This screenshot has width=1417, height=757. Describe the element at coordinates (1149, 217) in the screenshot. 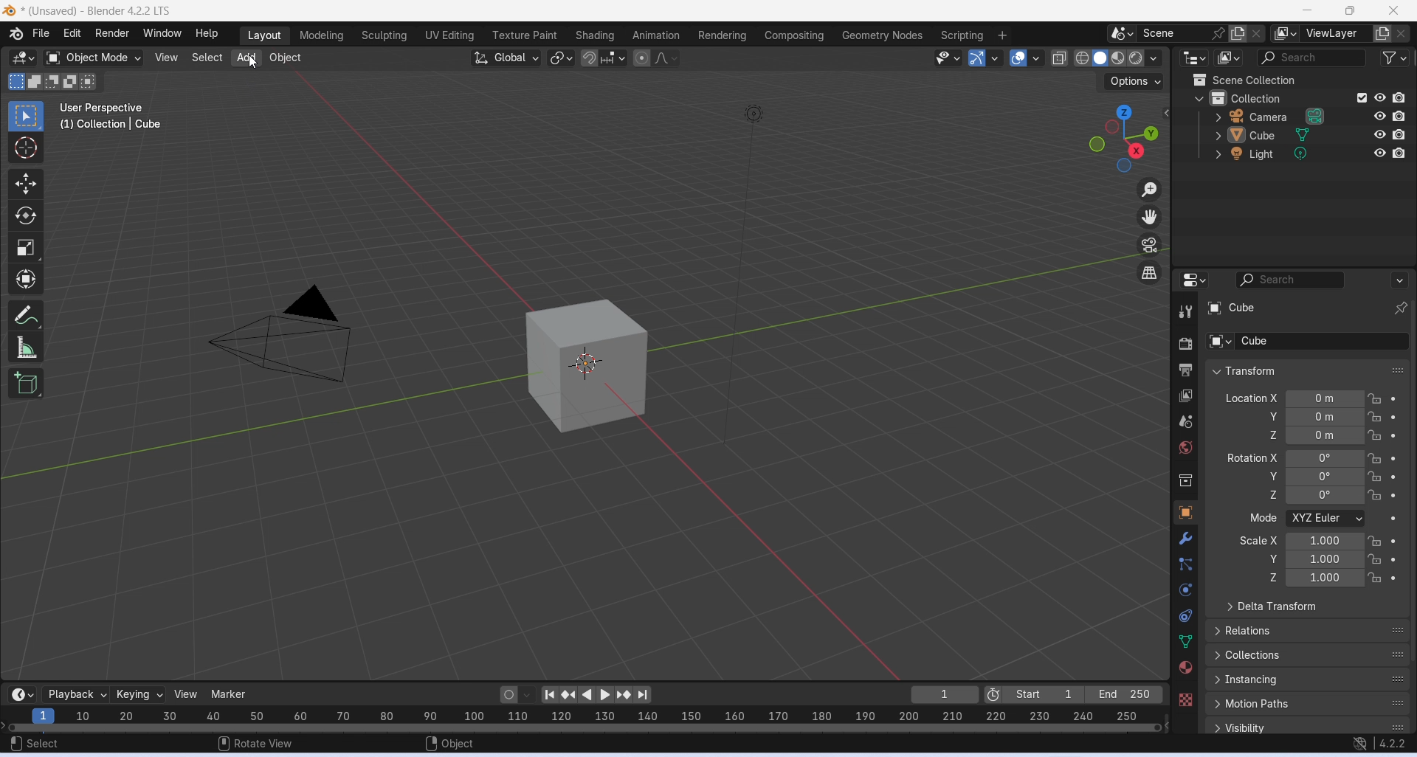

I see `Move the view` at that location.